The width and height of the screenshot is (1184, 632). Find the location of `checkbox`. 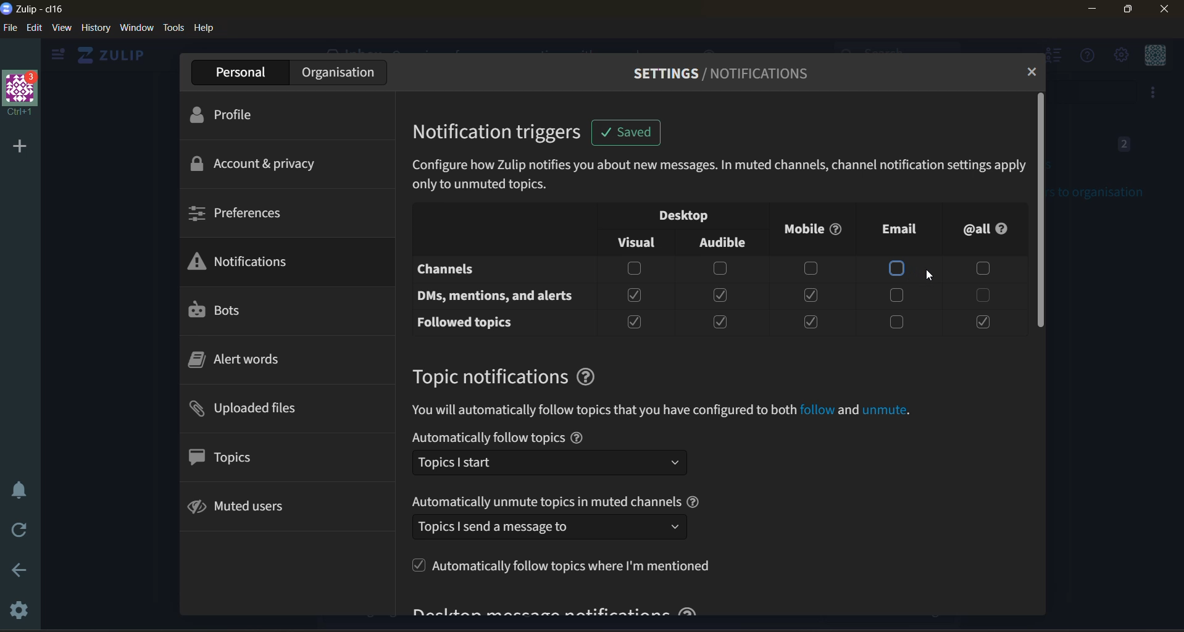

checkbox is located at coordinates (811, 295).